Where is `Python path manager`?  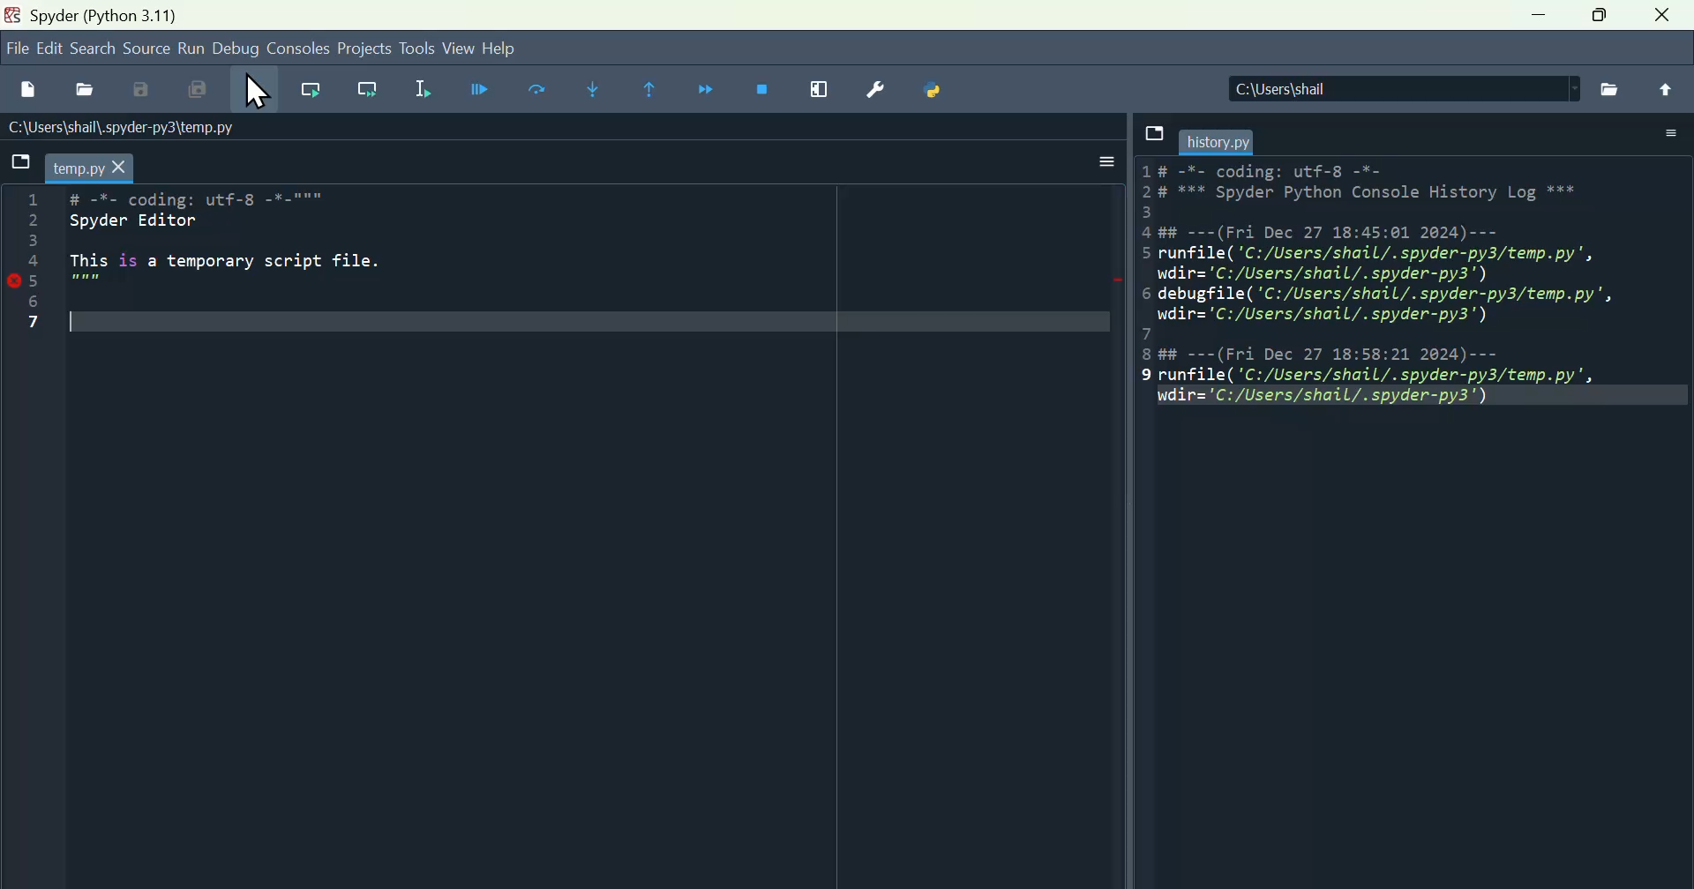
Python path manager is located at coordinates (938, 89).